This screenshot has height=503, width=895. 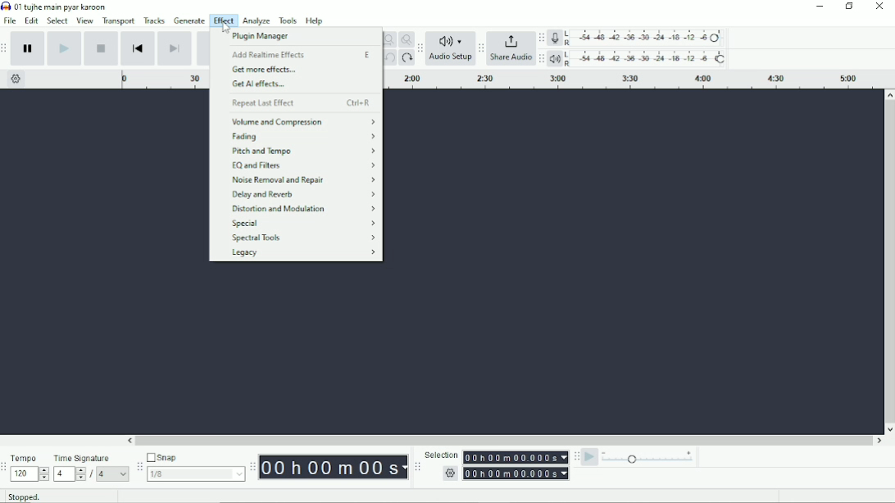 I want to click on Repeat Last Effect, so click(x=299, y=103).